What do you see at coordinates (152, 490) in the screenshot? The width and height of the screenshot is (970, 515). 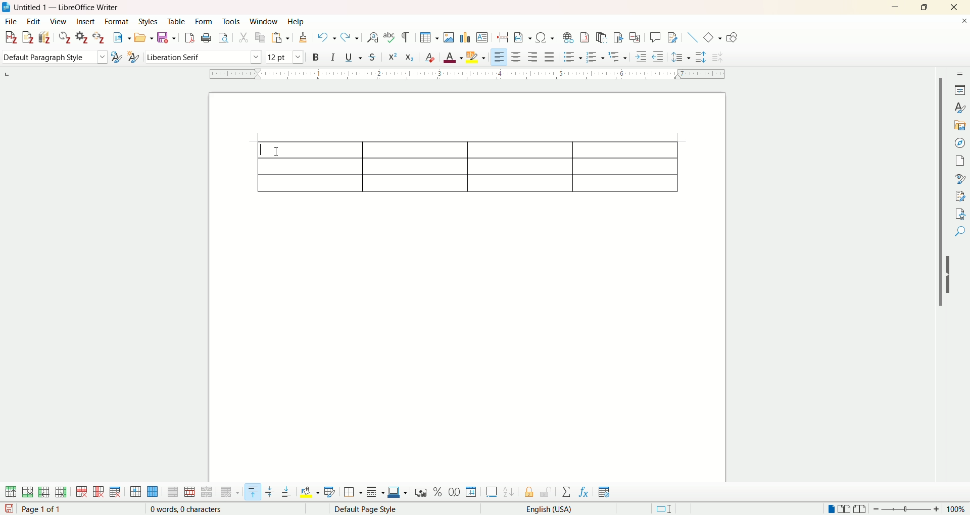 I see `select table` at bounding box center [152, 490].